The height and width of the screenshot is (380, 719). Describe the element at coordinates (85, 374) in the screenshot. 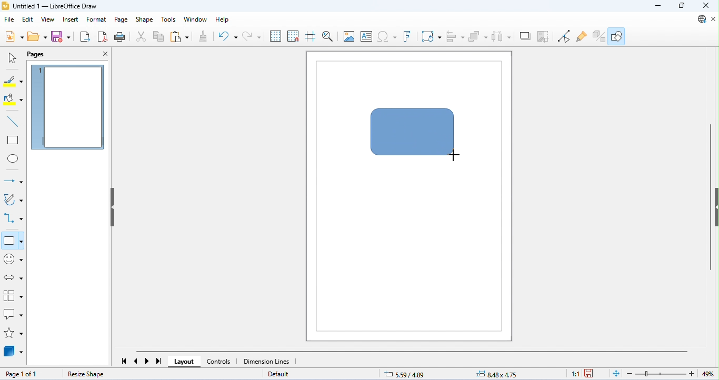

I see `resize shape` at that location.